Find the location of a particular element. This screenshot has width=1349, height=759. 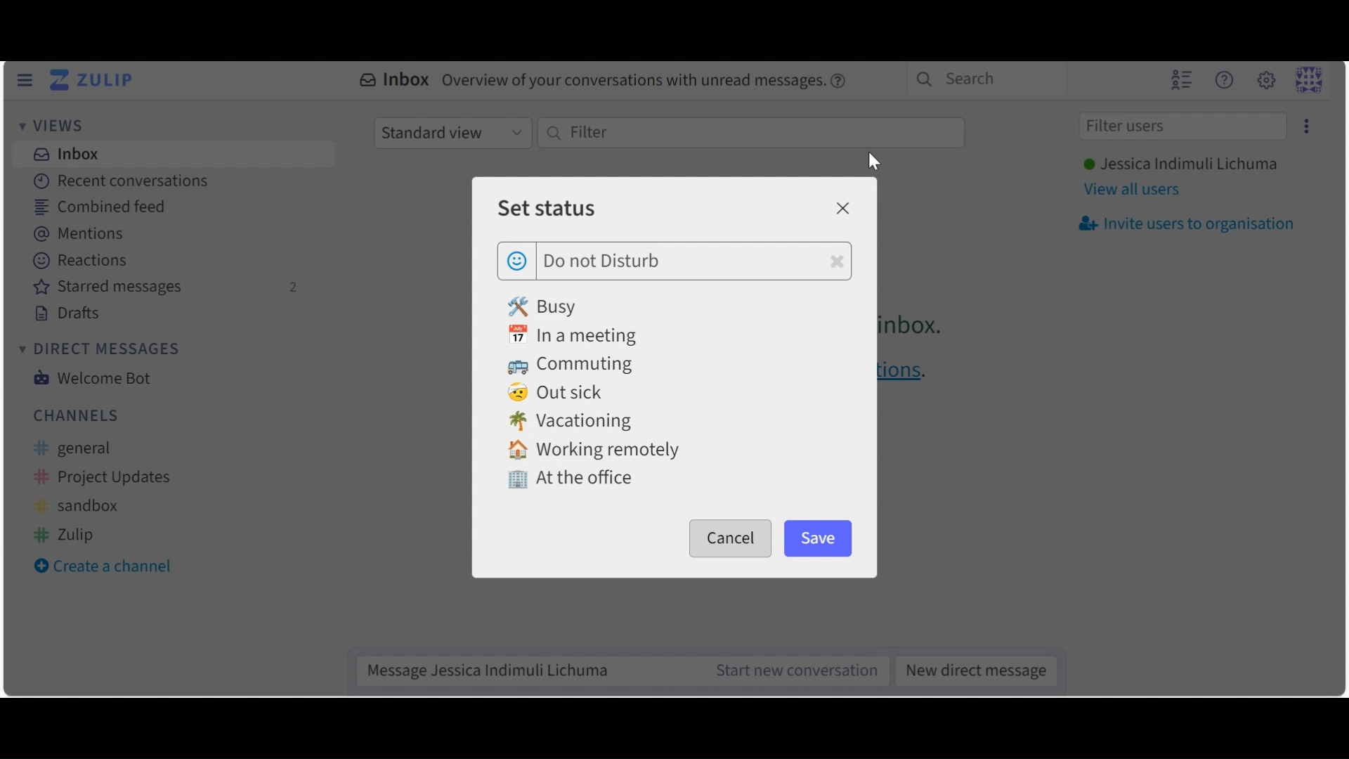

Main menu is located at coordinates (1265, 79).